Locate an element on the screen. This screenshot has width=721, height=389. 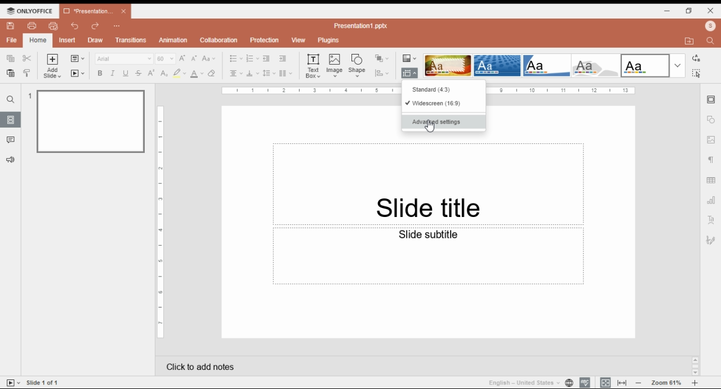
zoom out is located at coordinates (639, 382).